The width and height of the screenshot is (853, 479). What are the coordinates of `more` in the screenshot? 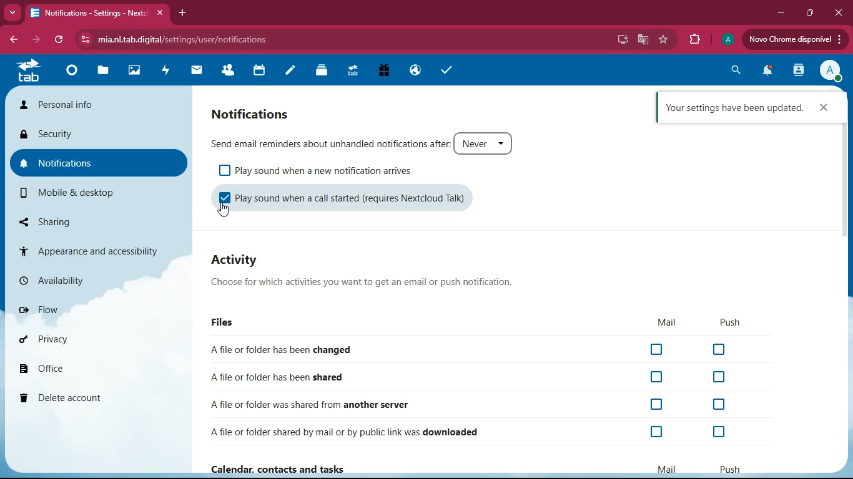 It's located at (11, 12).